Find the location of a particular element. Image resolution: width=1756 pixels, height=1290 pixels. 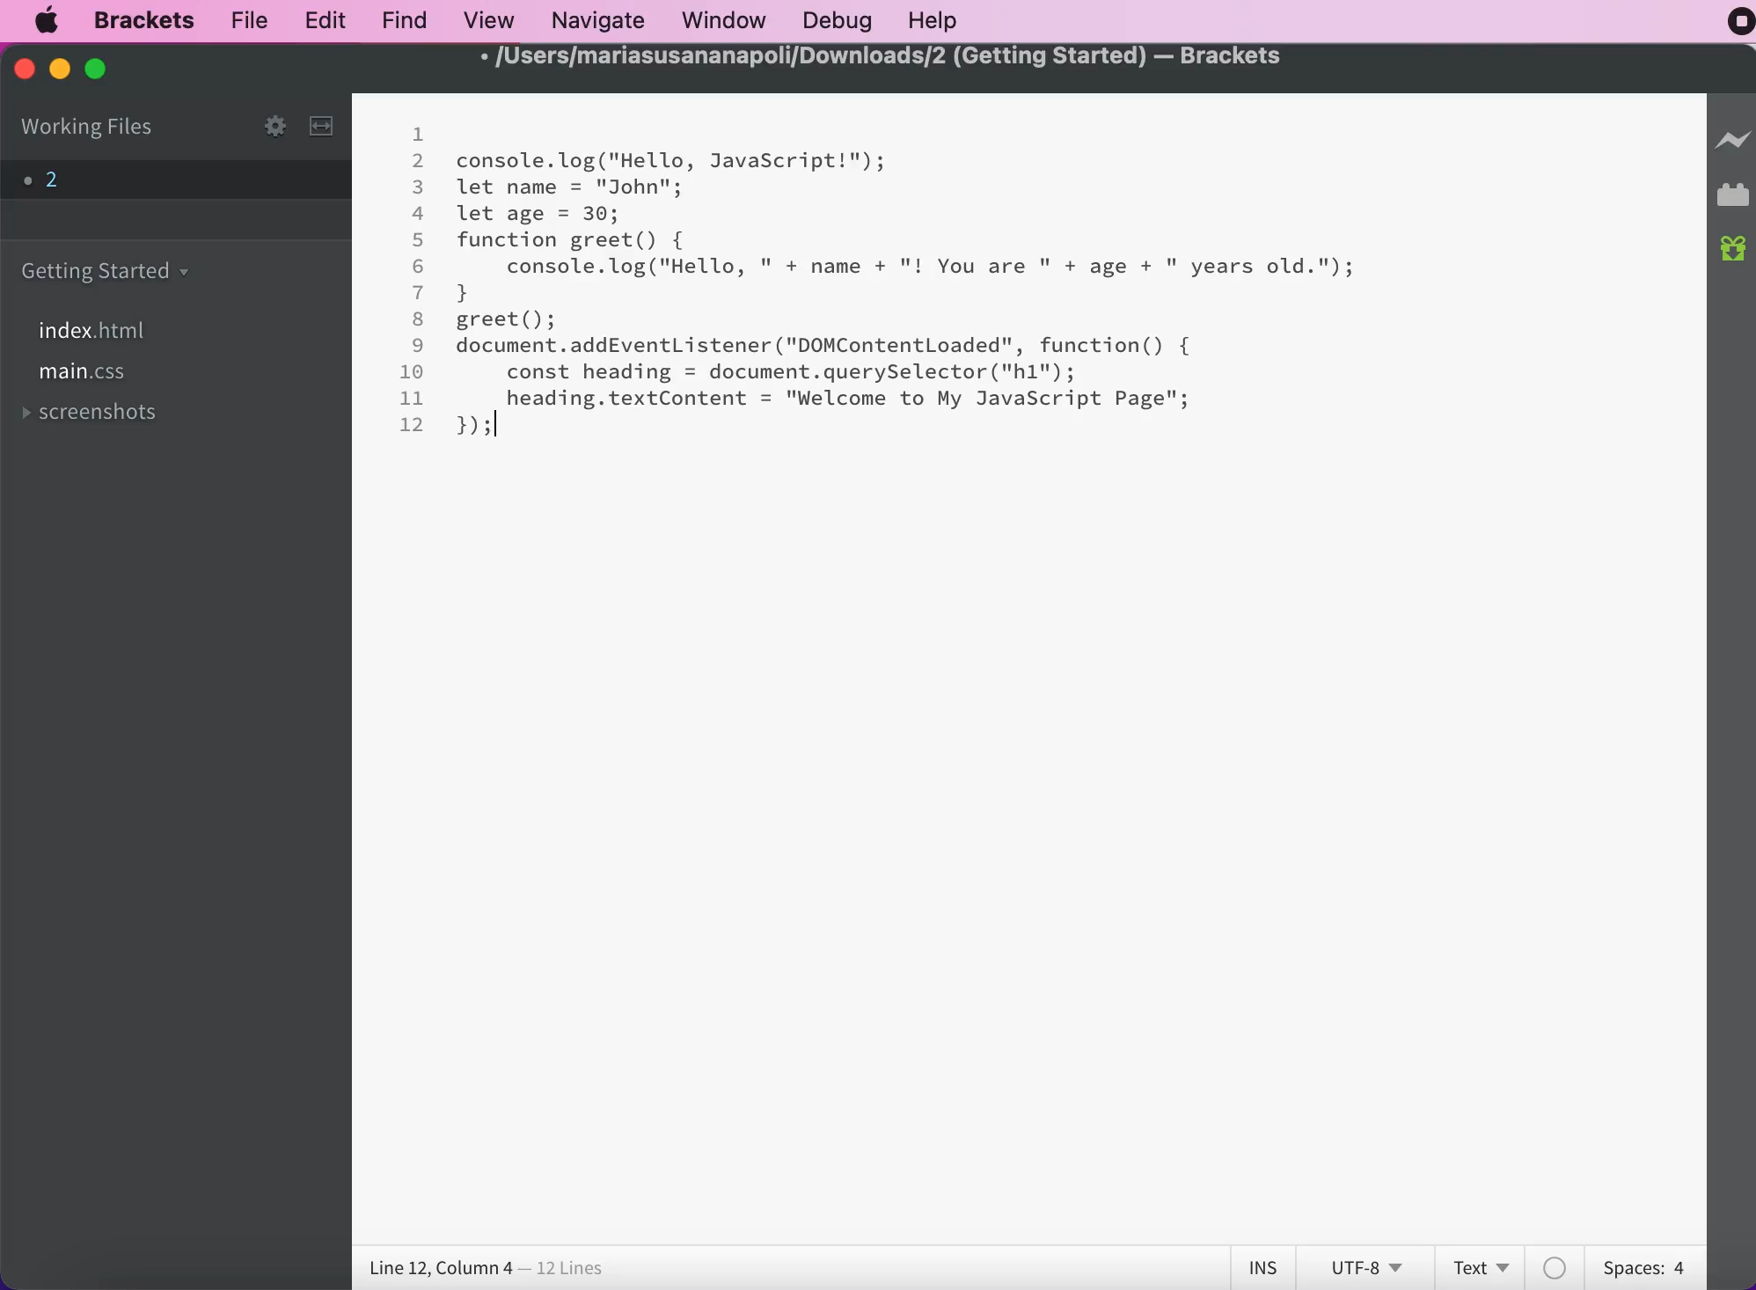

edit is located at coordinates (323, 20).